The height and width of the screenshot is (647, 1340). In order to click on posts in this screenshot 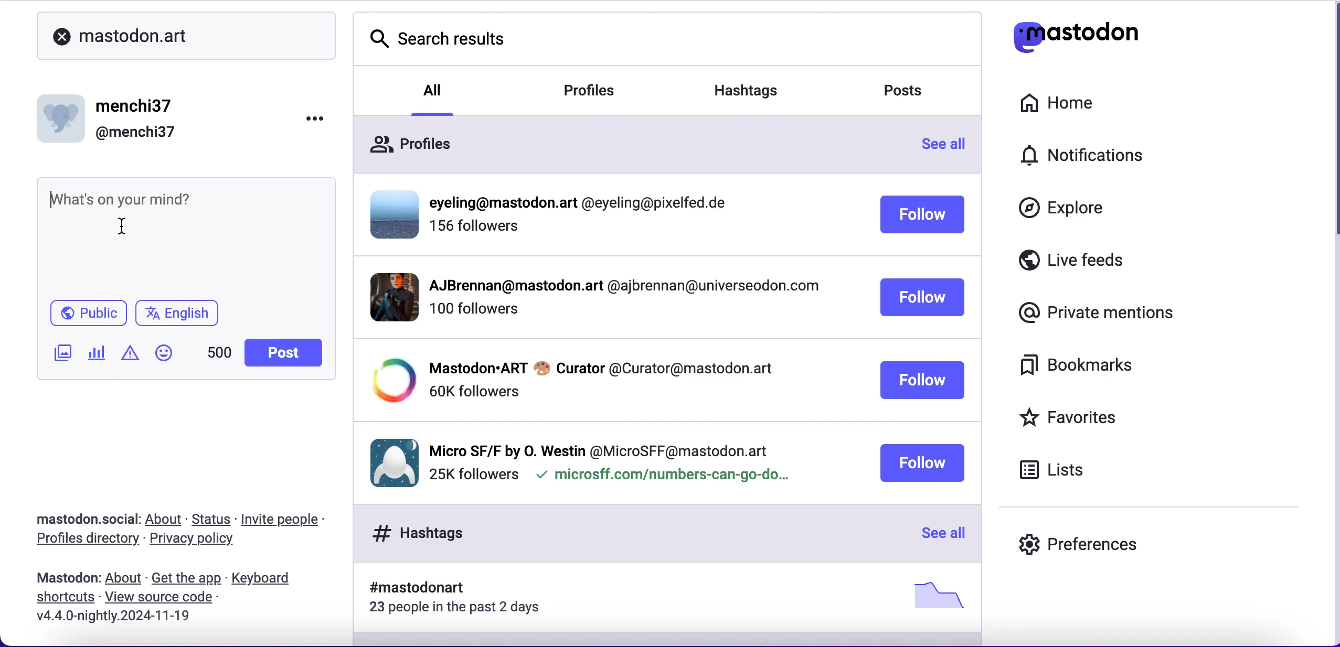, I will do `click(913, 93)`.